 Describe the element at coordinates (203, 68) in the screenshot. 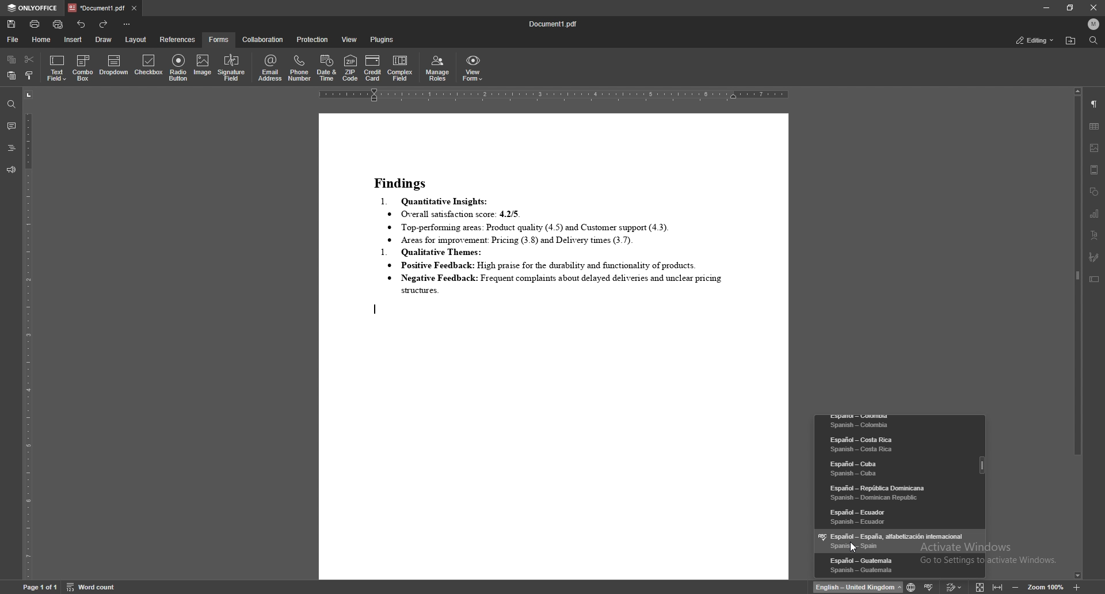

I see `image` at that location.